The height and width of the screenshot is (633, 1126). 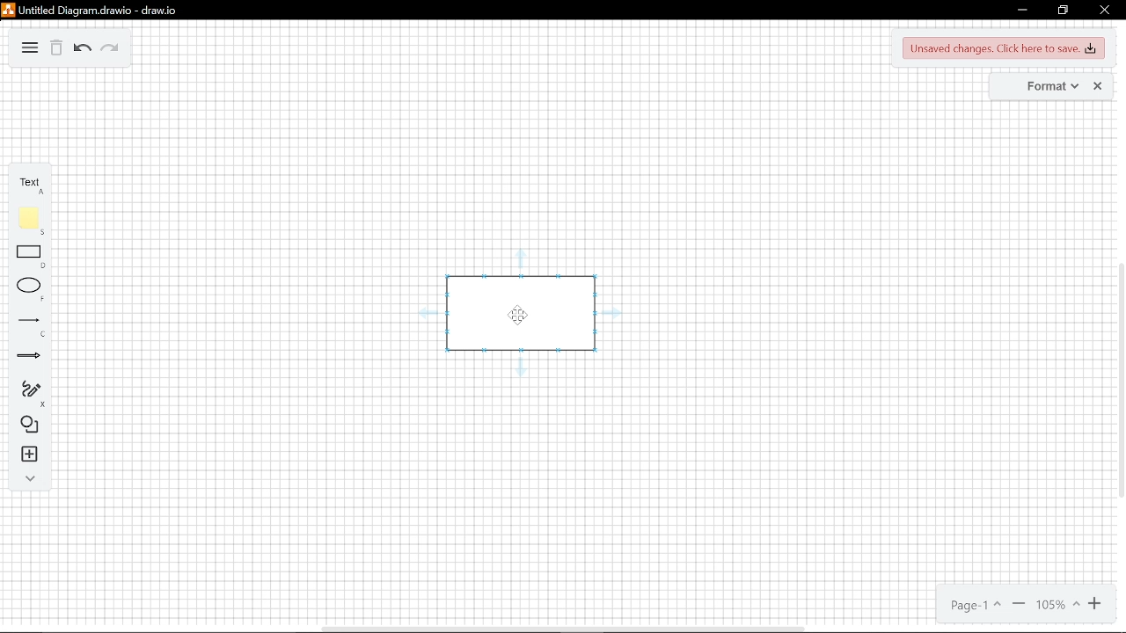 What do you see at coordinates (87, 11) in the screenshot?
I see `Untitled Diagram drawio - draw.io` at bounding box center [87, 11].